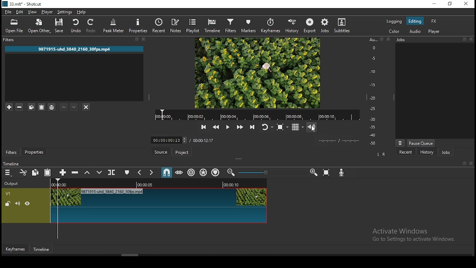 Image resolution: width=476 pixels, height=268 pixels. Describe the element at coordinates (75, 107) in the screenshot. I see `move filter down` at that location.